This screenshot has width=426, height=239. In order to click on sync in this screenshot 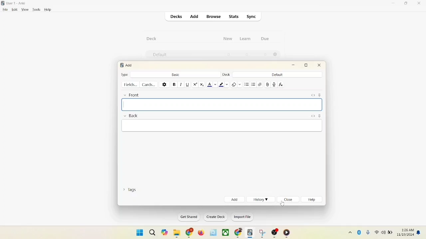, I will do `click(252, 17)`.